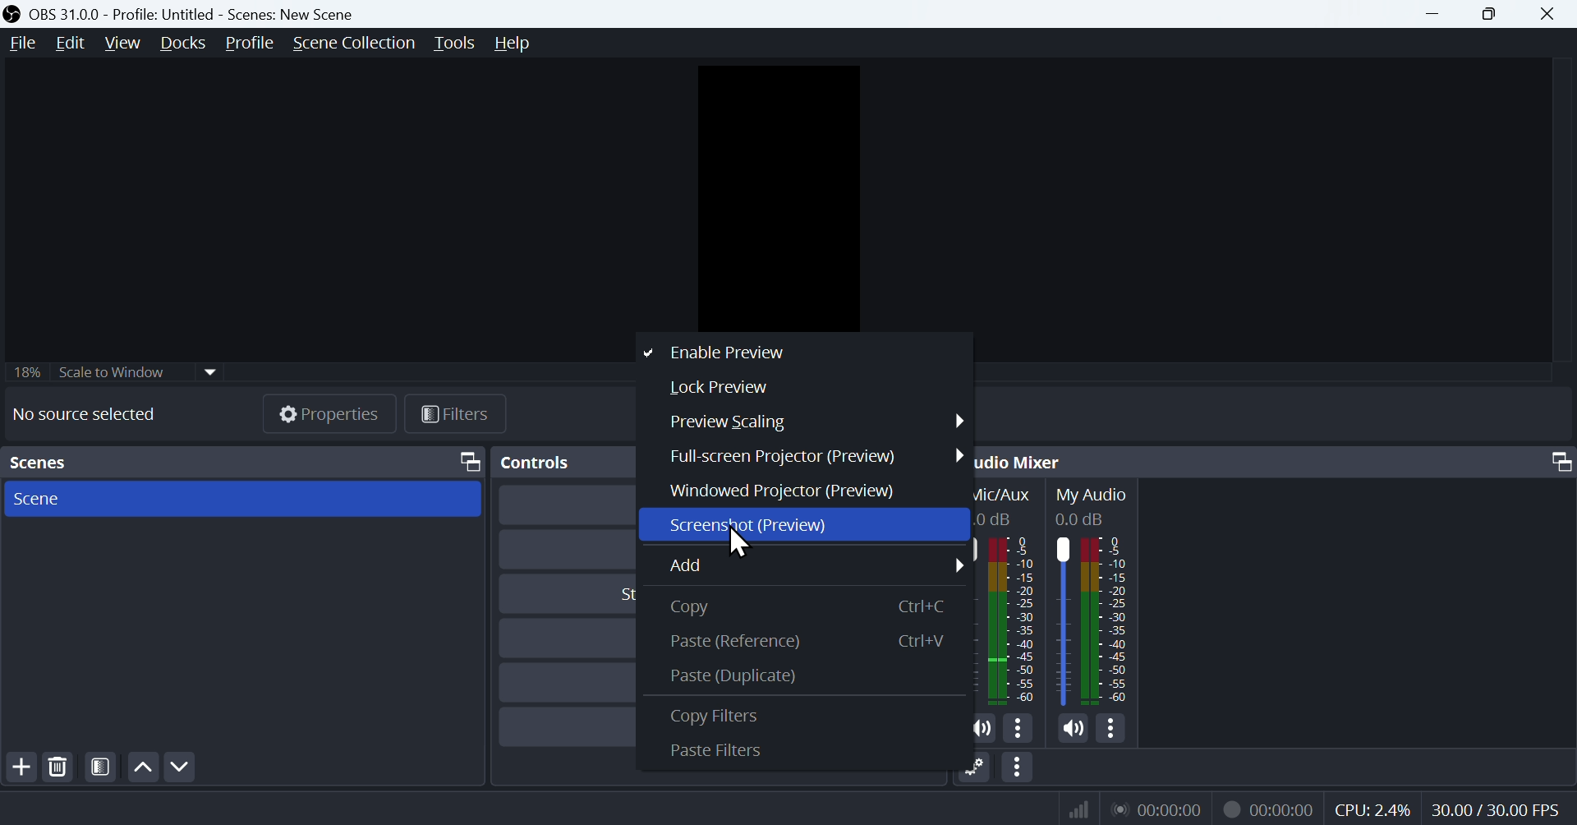  Describe the element at coordinates (1010, 594) in the screenshot. I see `Mic/Aux` at that location.